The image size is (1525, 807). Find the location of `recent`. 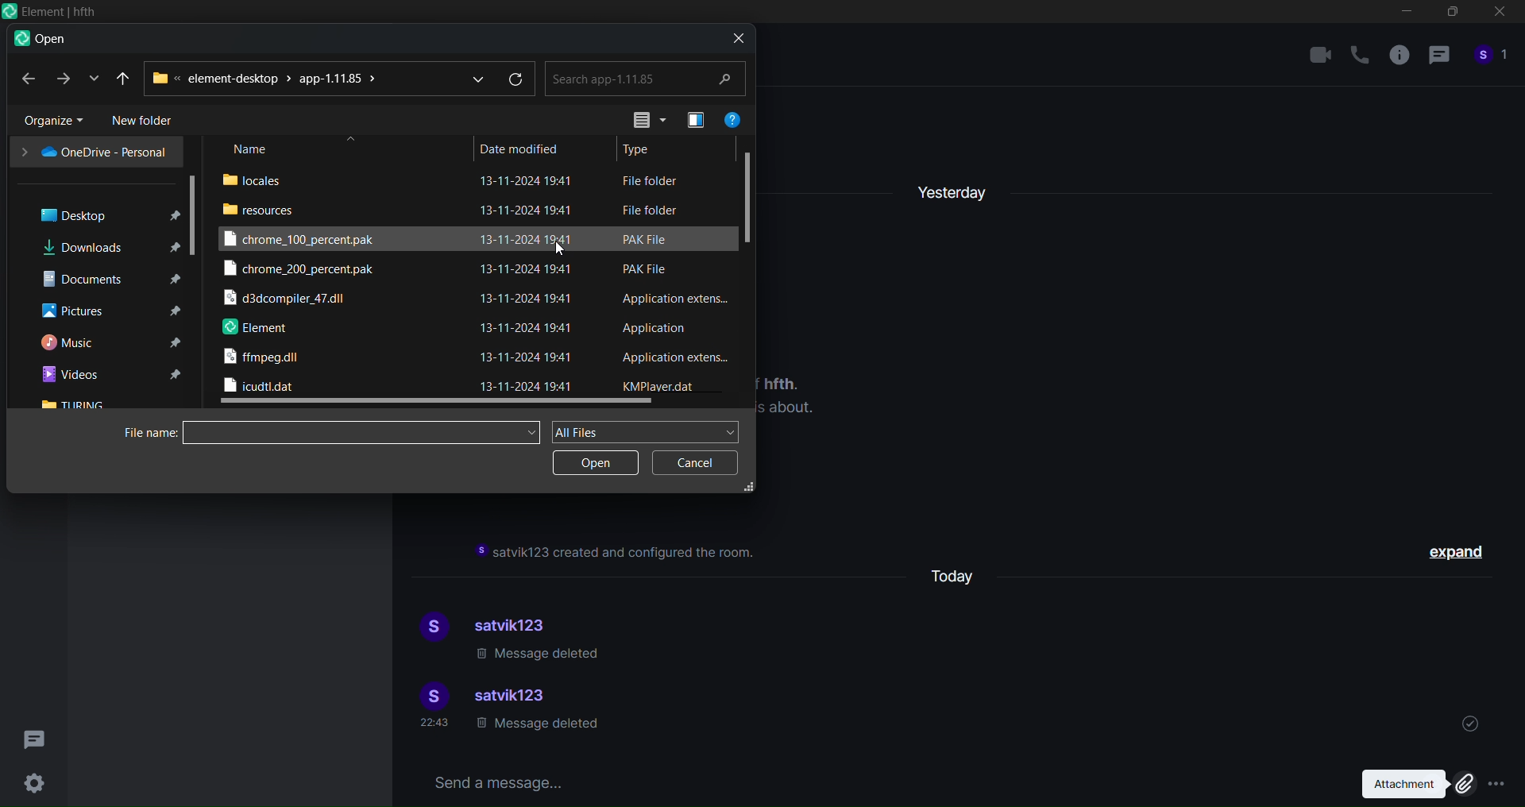

recent is located at coordinates (125, 77).